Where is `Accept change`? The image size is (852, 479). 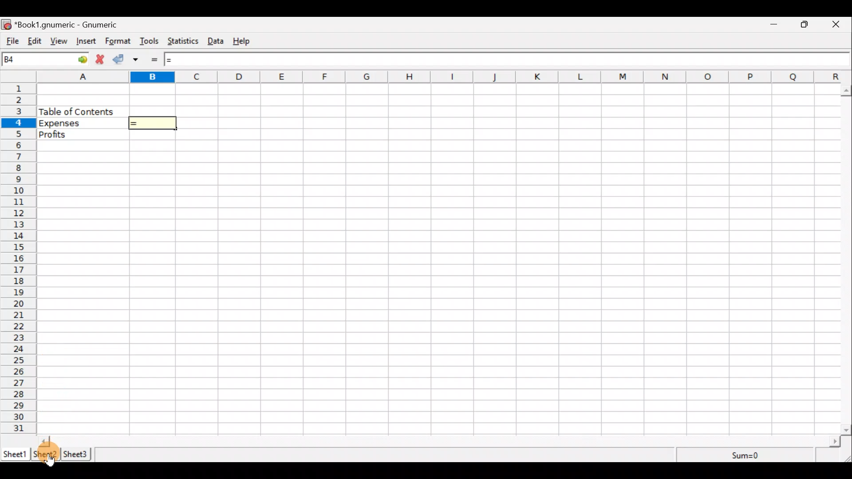
Accept change is located at coordinates (121, 60).